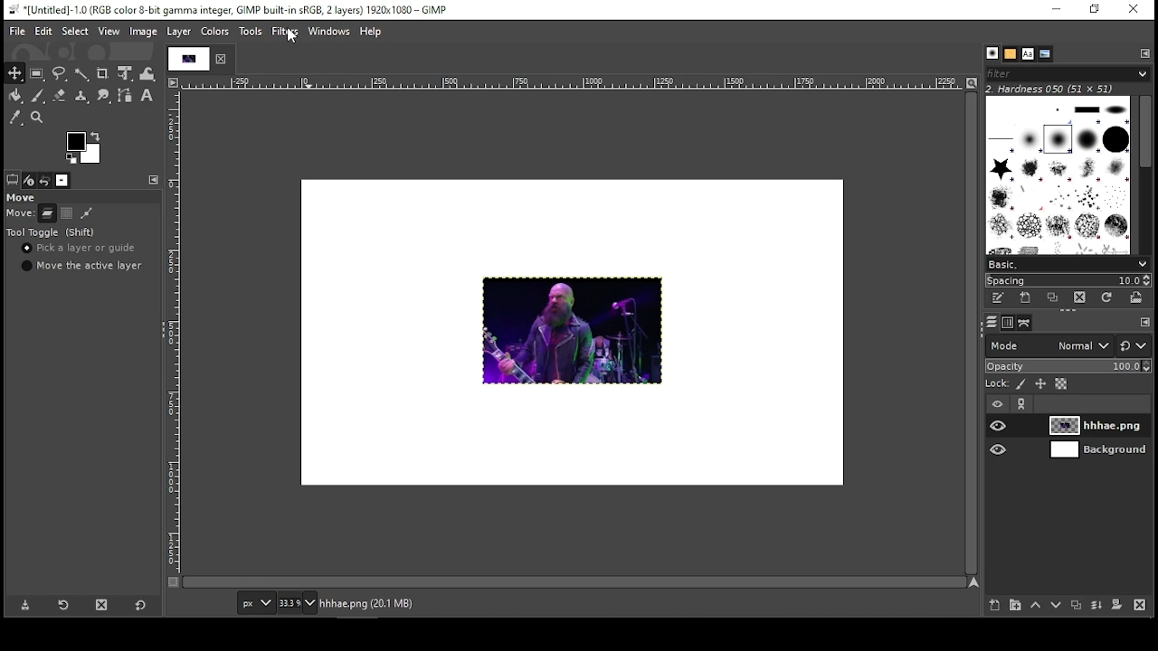  I want to click on free selection tool, so click(59, 73).